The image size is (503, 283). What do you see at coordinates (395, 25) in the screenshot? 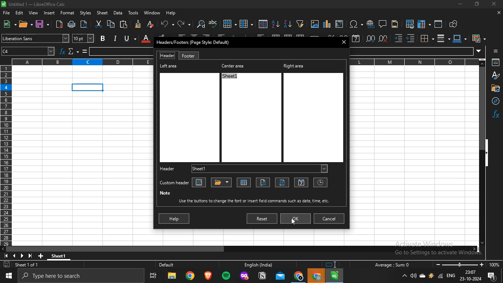
I see `headers and footers` at bounding box center [395, 25].